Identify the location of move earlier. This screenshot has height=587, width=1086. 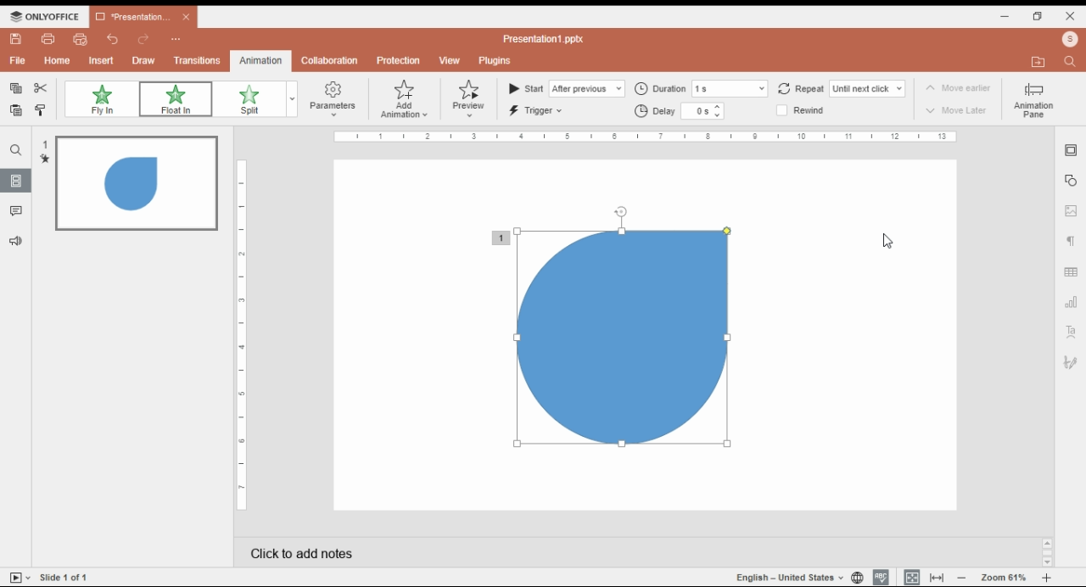
(957, 89).